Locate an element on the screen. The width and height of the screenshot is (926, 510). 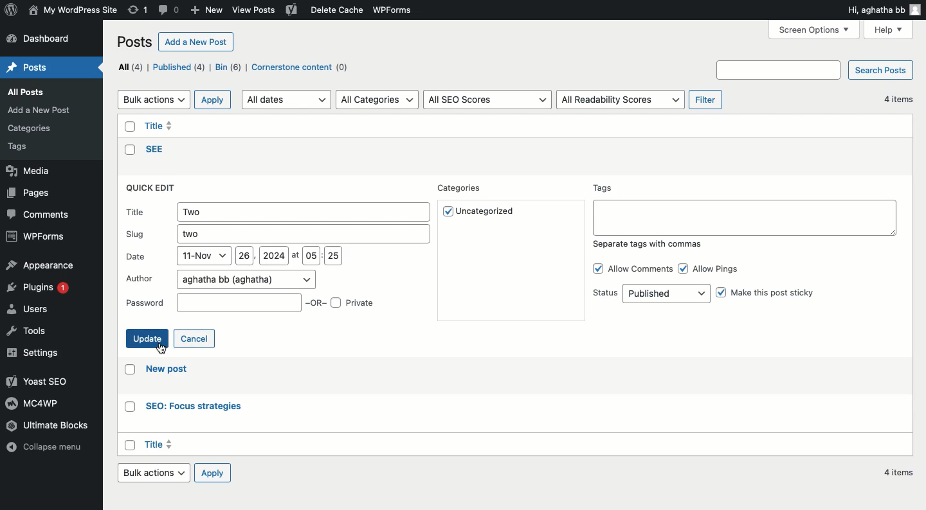
Dashboard is located at coordinates (43, 39).